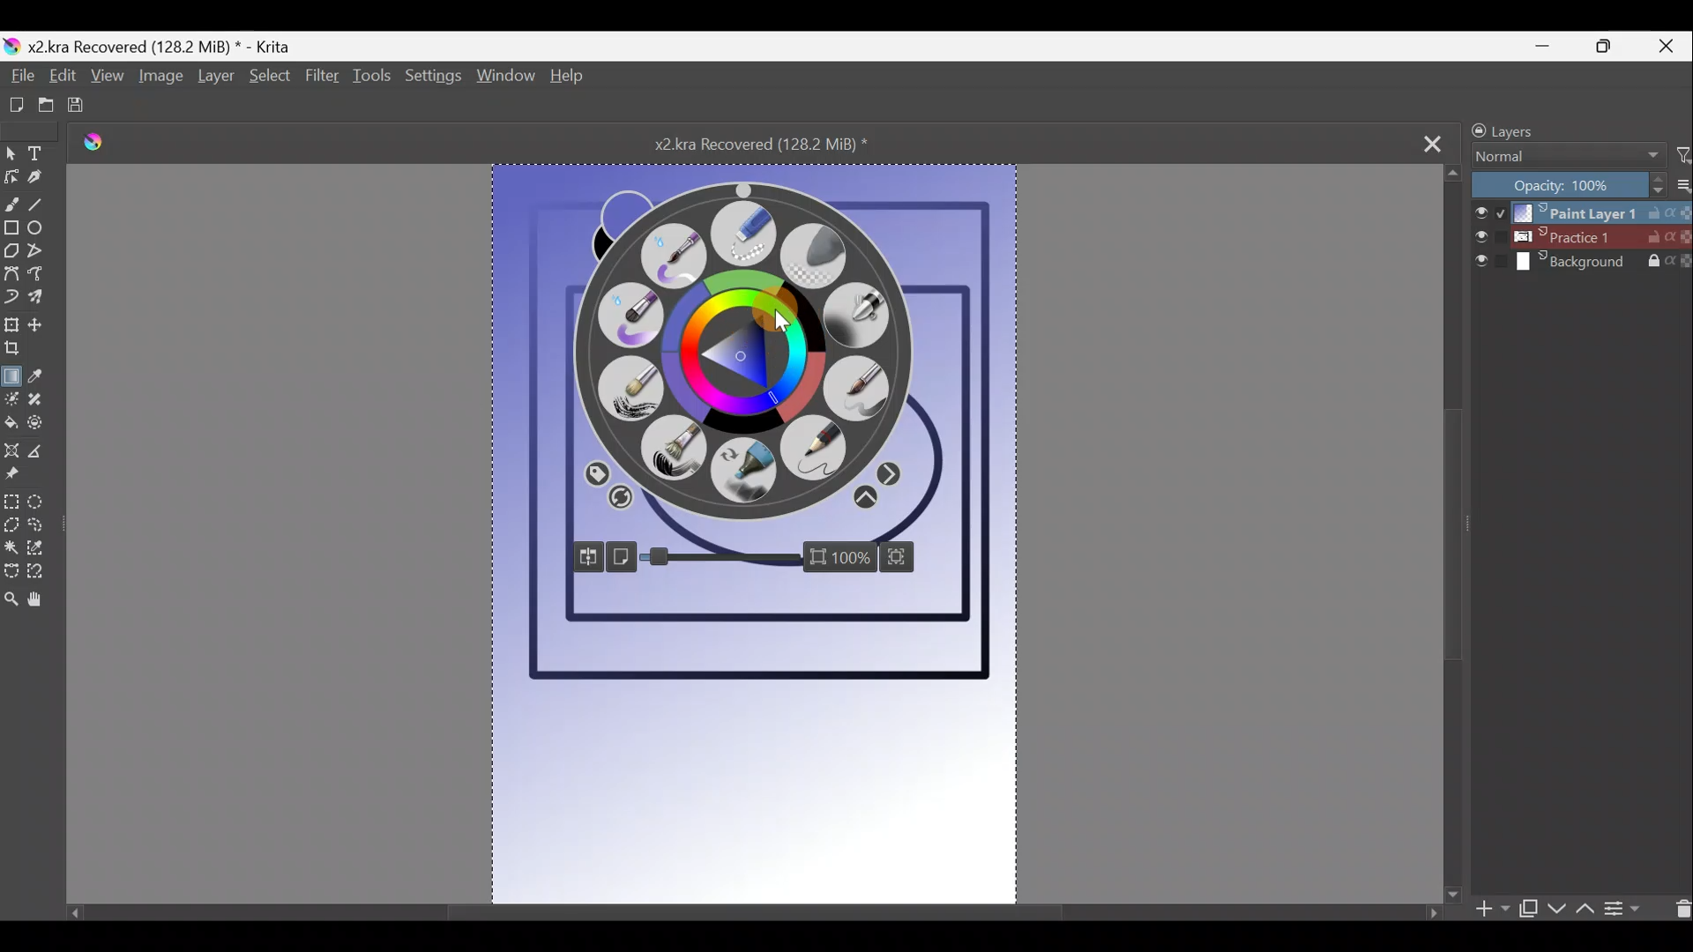 This screenshot has width=1693, height=952. I want to click on Maximise, so click(1612, 47).